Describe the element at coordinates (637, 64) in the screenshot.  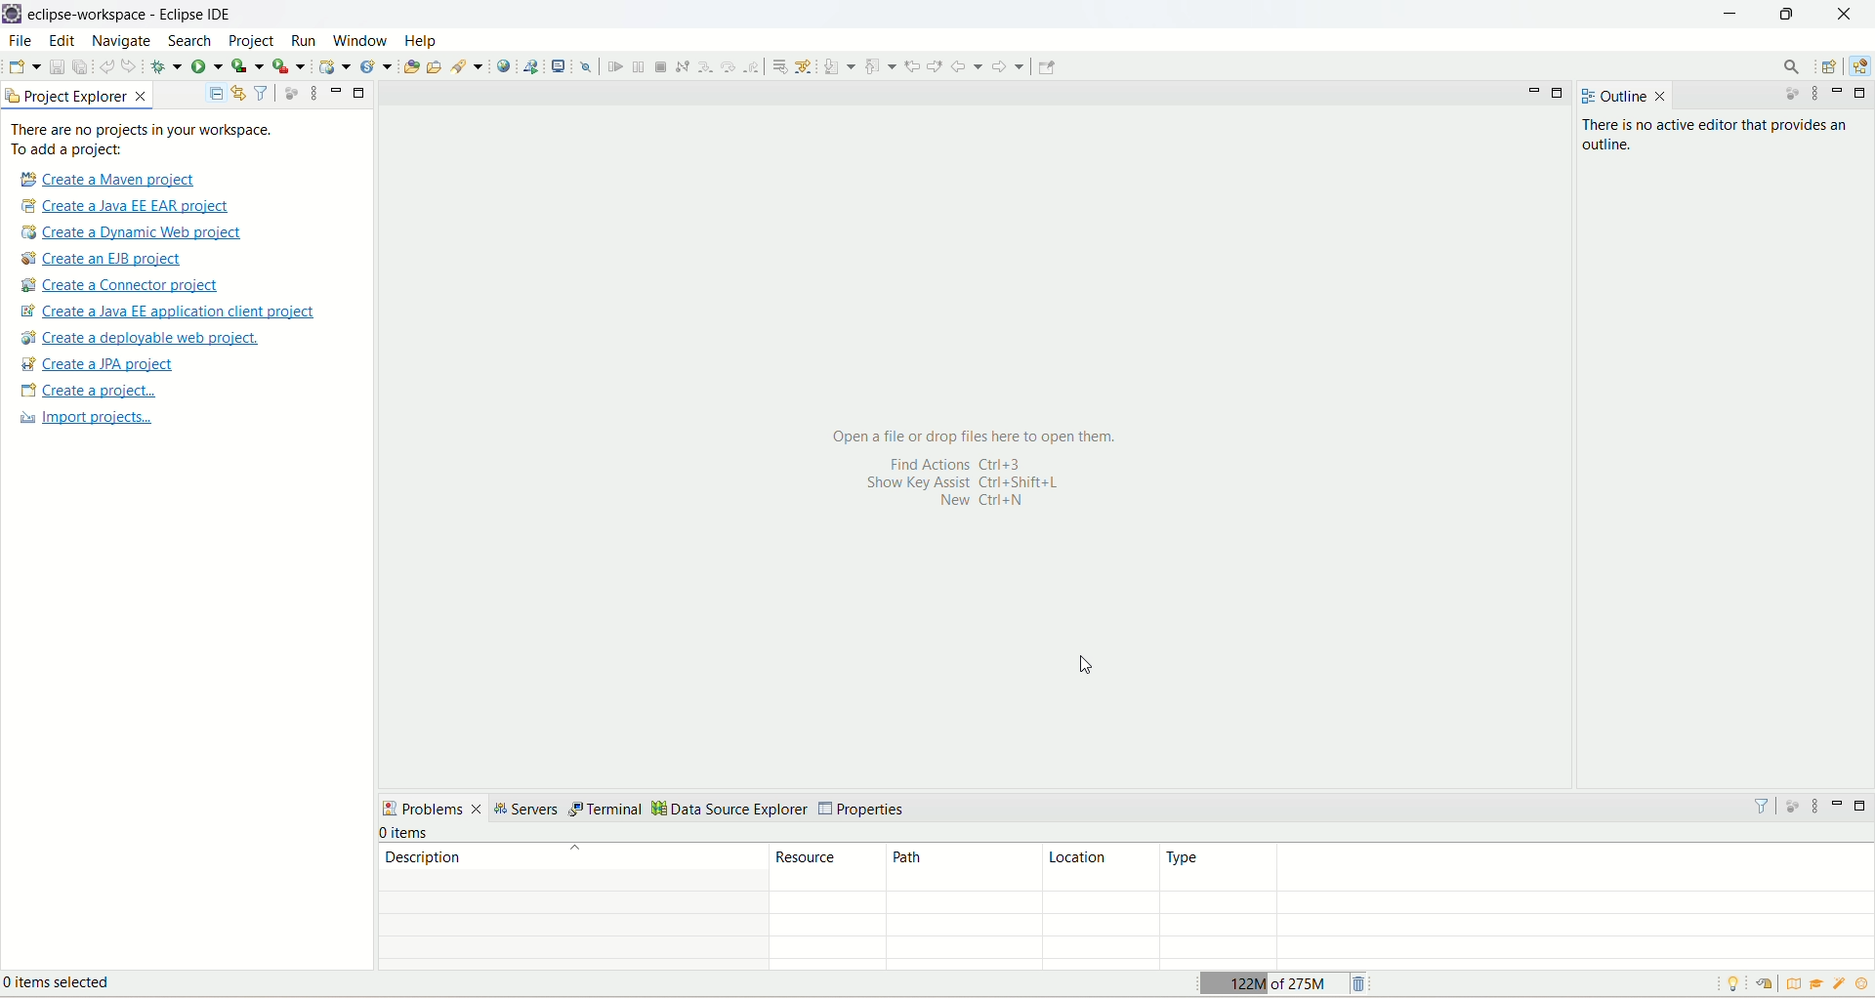
I see `suspend` at that location.